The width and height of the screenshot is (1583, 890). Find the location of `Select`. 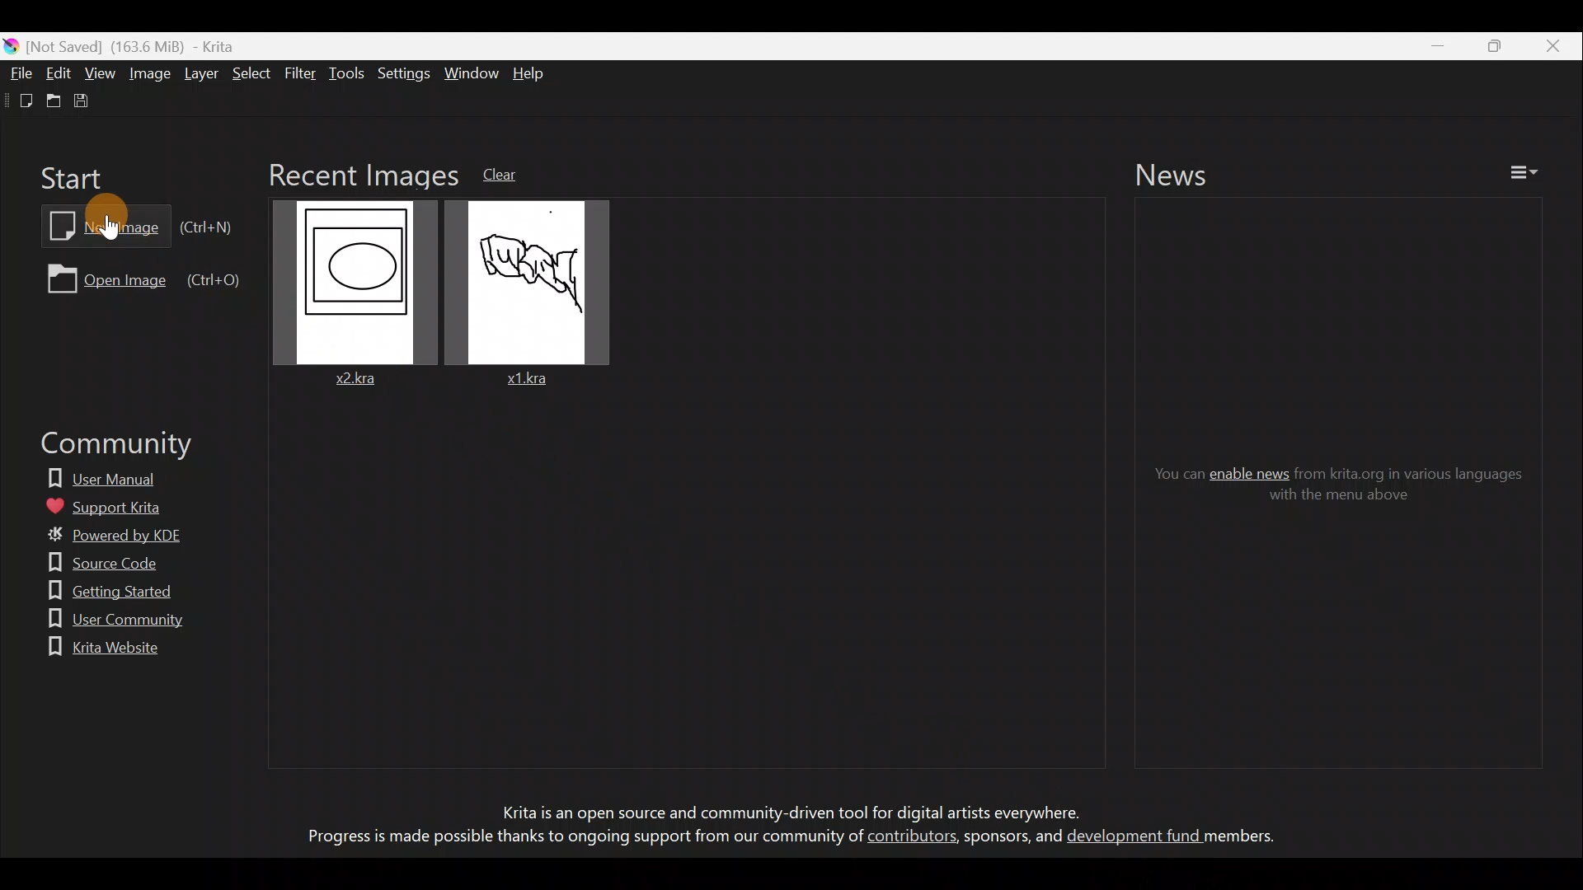

Select is located at coordinates (252, 73).